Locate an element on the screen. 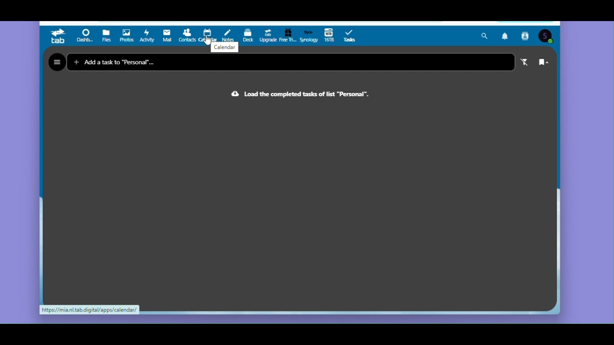 The image size is (614, 345). Tasks is located at coordinates (352, 35).